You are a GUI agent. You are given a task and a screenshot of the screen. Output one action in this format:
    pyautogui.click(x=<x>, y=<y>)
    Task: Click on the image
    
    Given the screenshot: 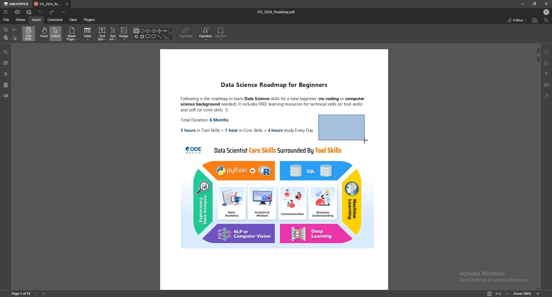 What is the action you would take?
    pyautogui.click(x=124, y=34)
    